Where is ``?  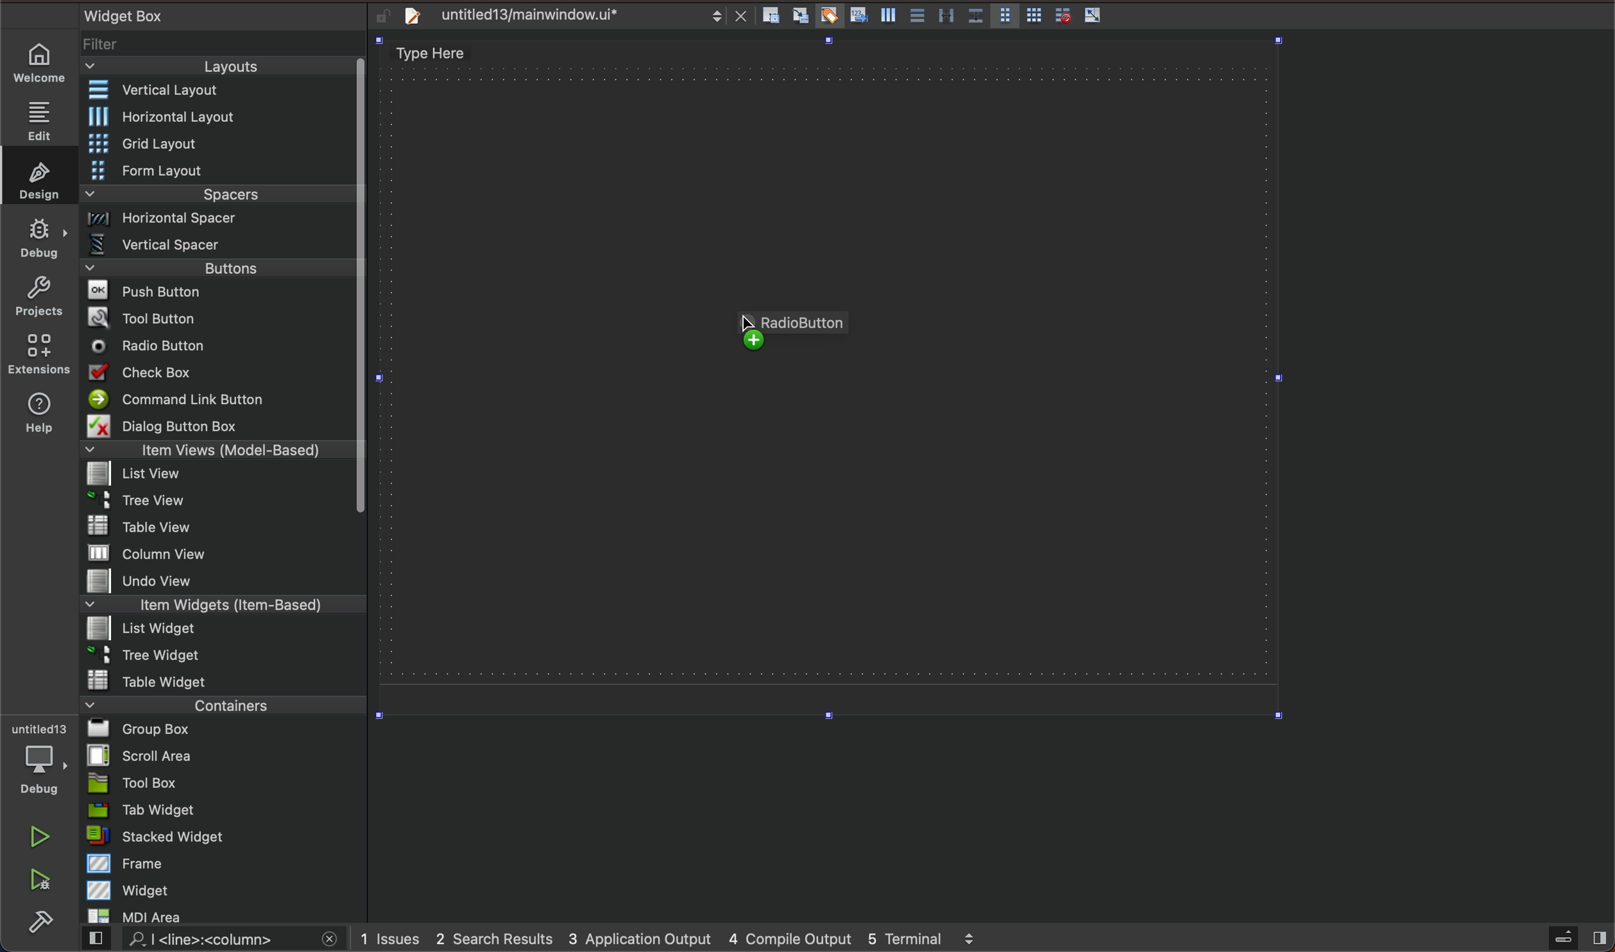
 is located at coordinates (946, 17).